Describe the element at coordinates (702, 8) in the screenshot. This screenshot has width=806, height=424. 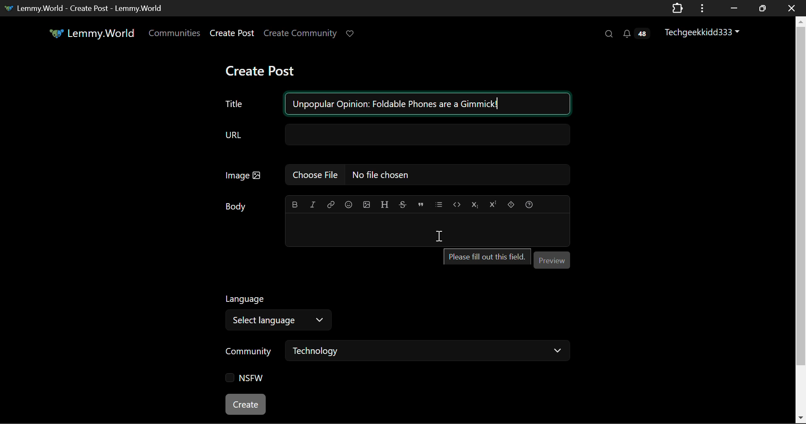
I see `Application Options Menu` at that location.